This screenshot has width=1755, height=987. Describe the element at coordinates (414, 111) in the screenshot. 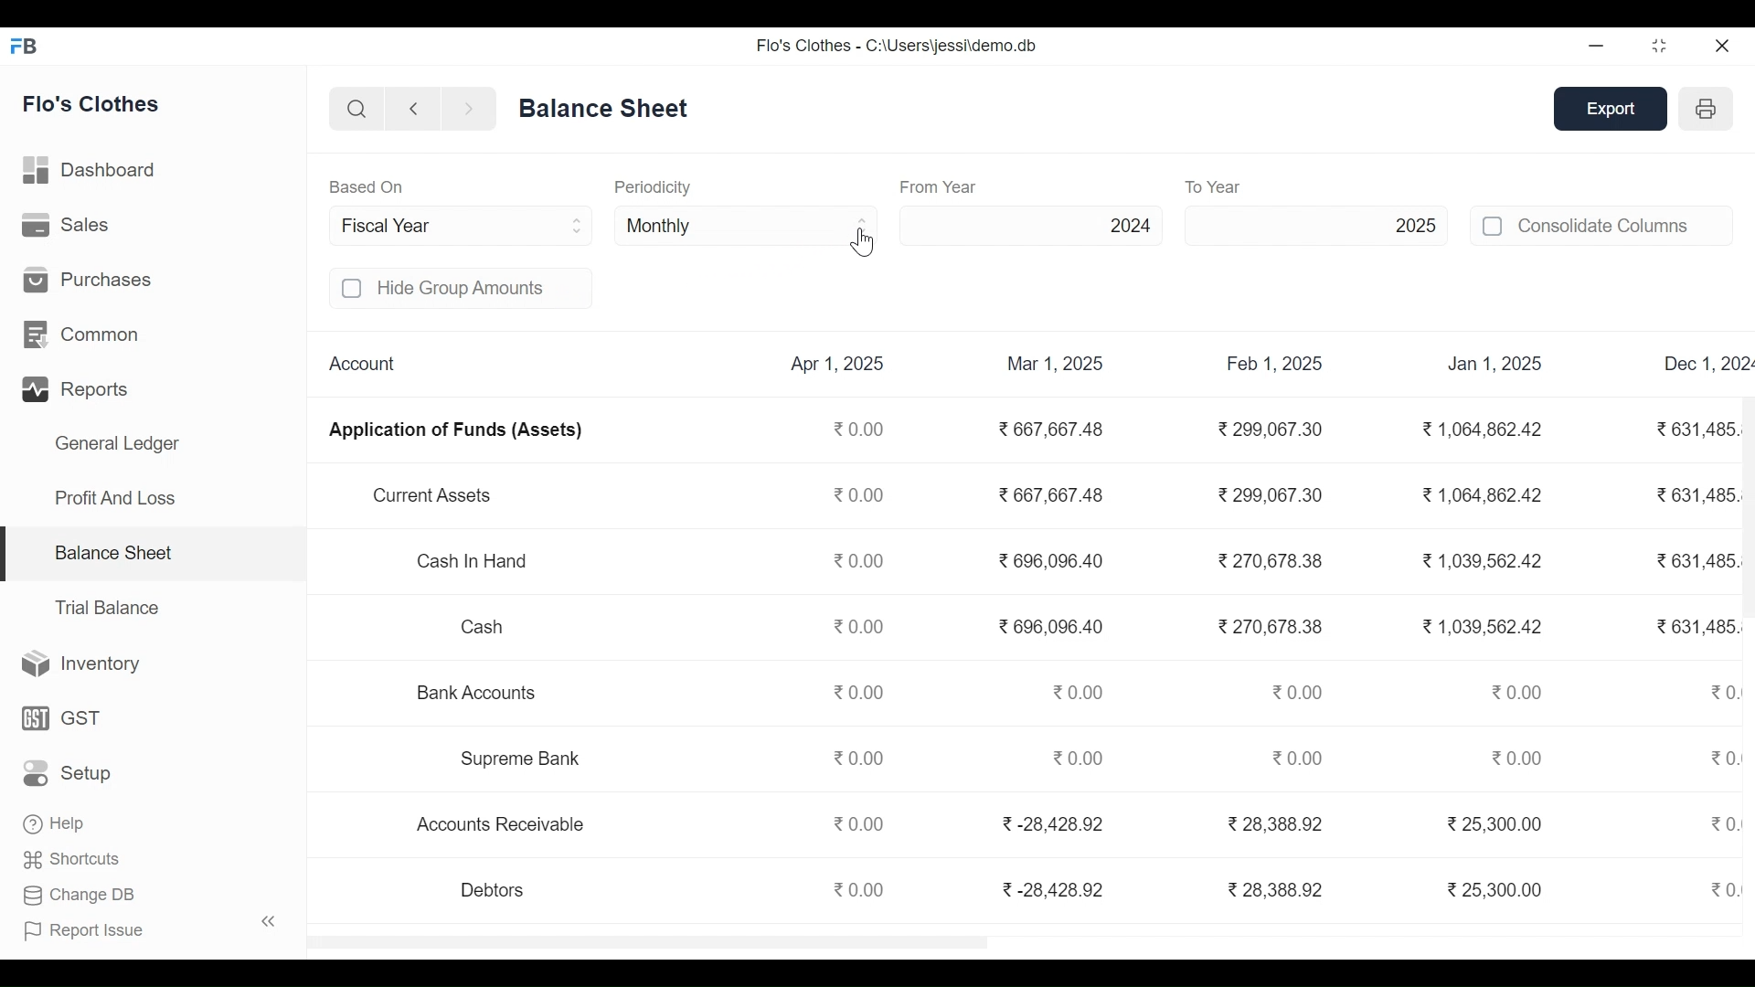

I see `backward` at that location.